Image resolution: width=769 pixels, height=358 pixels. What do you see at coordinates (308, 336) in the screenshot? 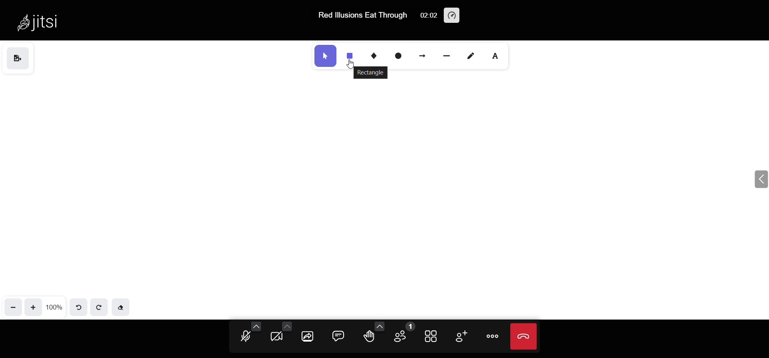
I see `share screen` at bounding box center [308, 336].